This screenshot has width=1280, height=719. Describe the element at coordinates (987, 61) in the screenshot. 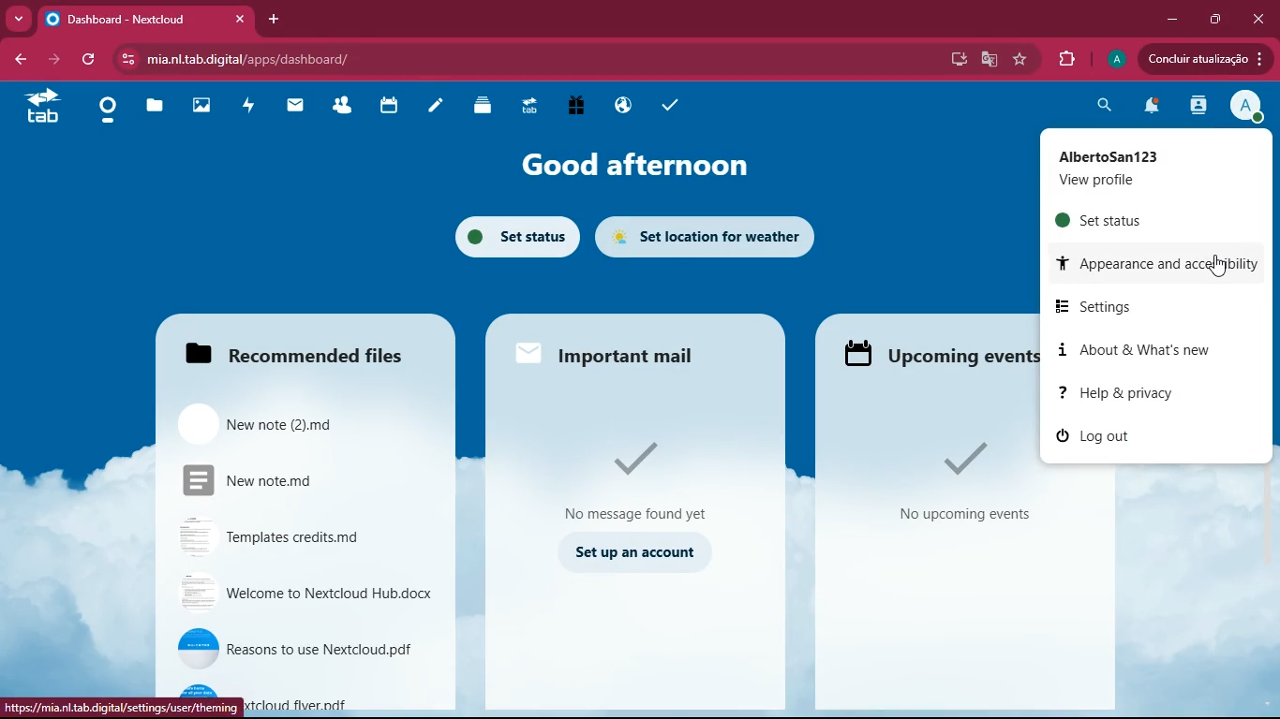

I see `google translate` at that location.